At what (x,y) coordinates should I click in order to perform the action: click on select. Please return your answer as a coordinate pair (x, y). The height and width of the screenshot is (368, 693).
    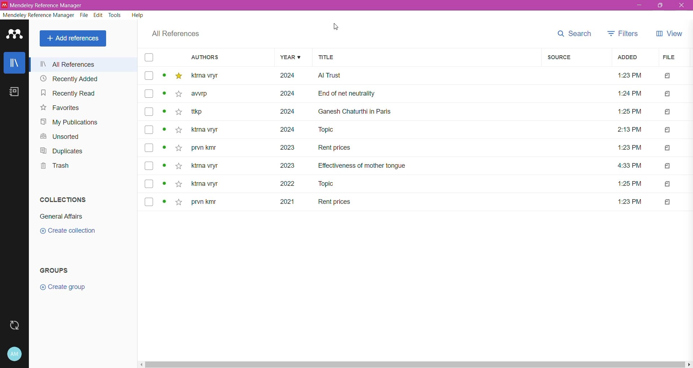
    Looking at the image, I should click on (149, 166).